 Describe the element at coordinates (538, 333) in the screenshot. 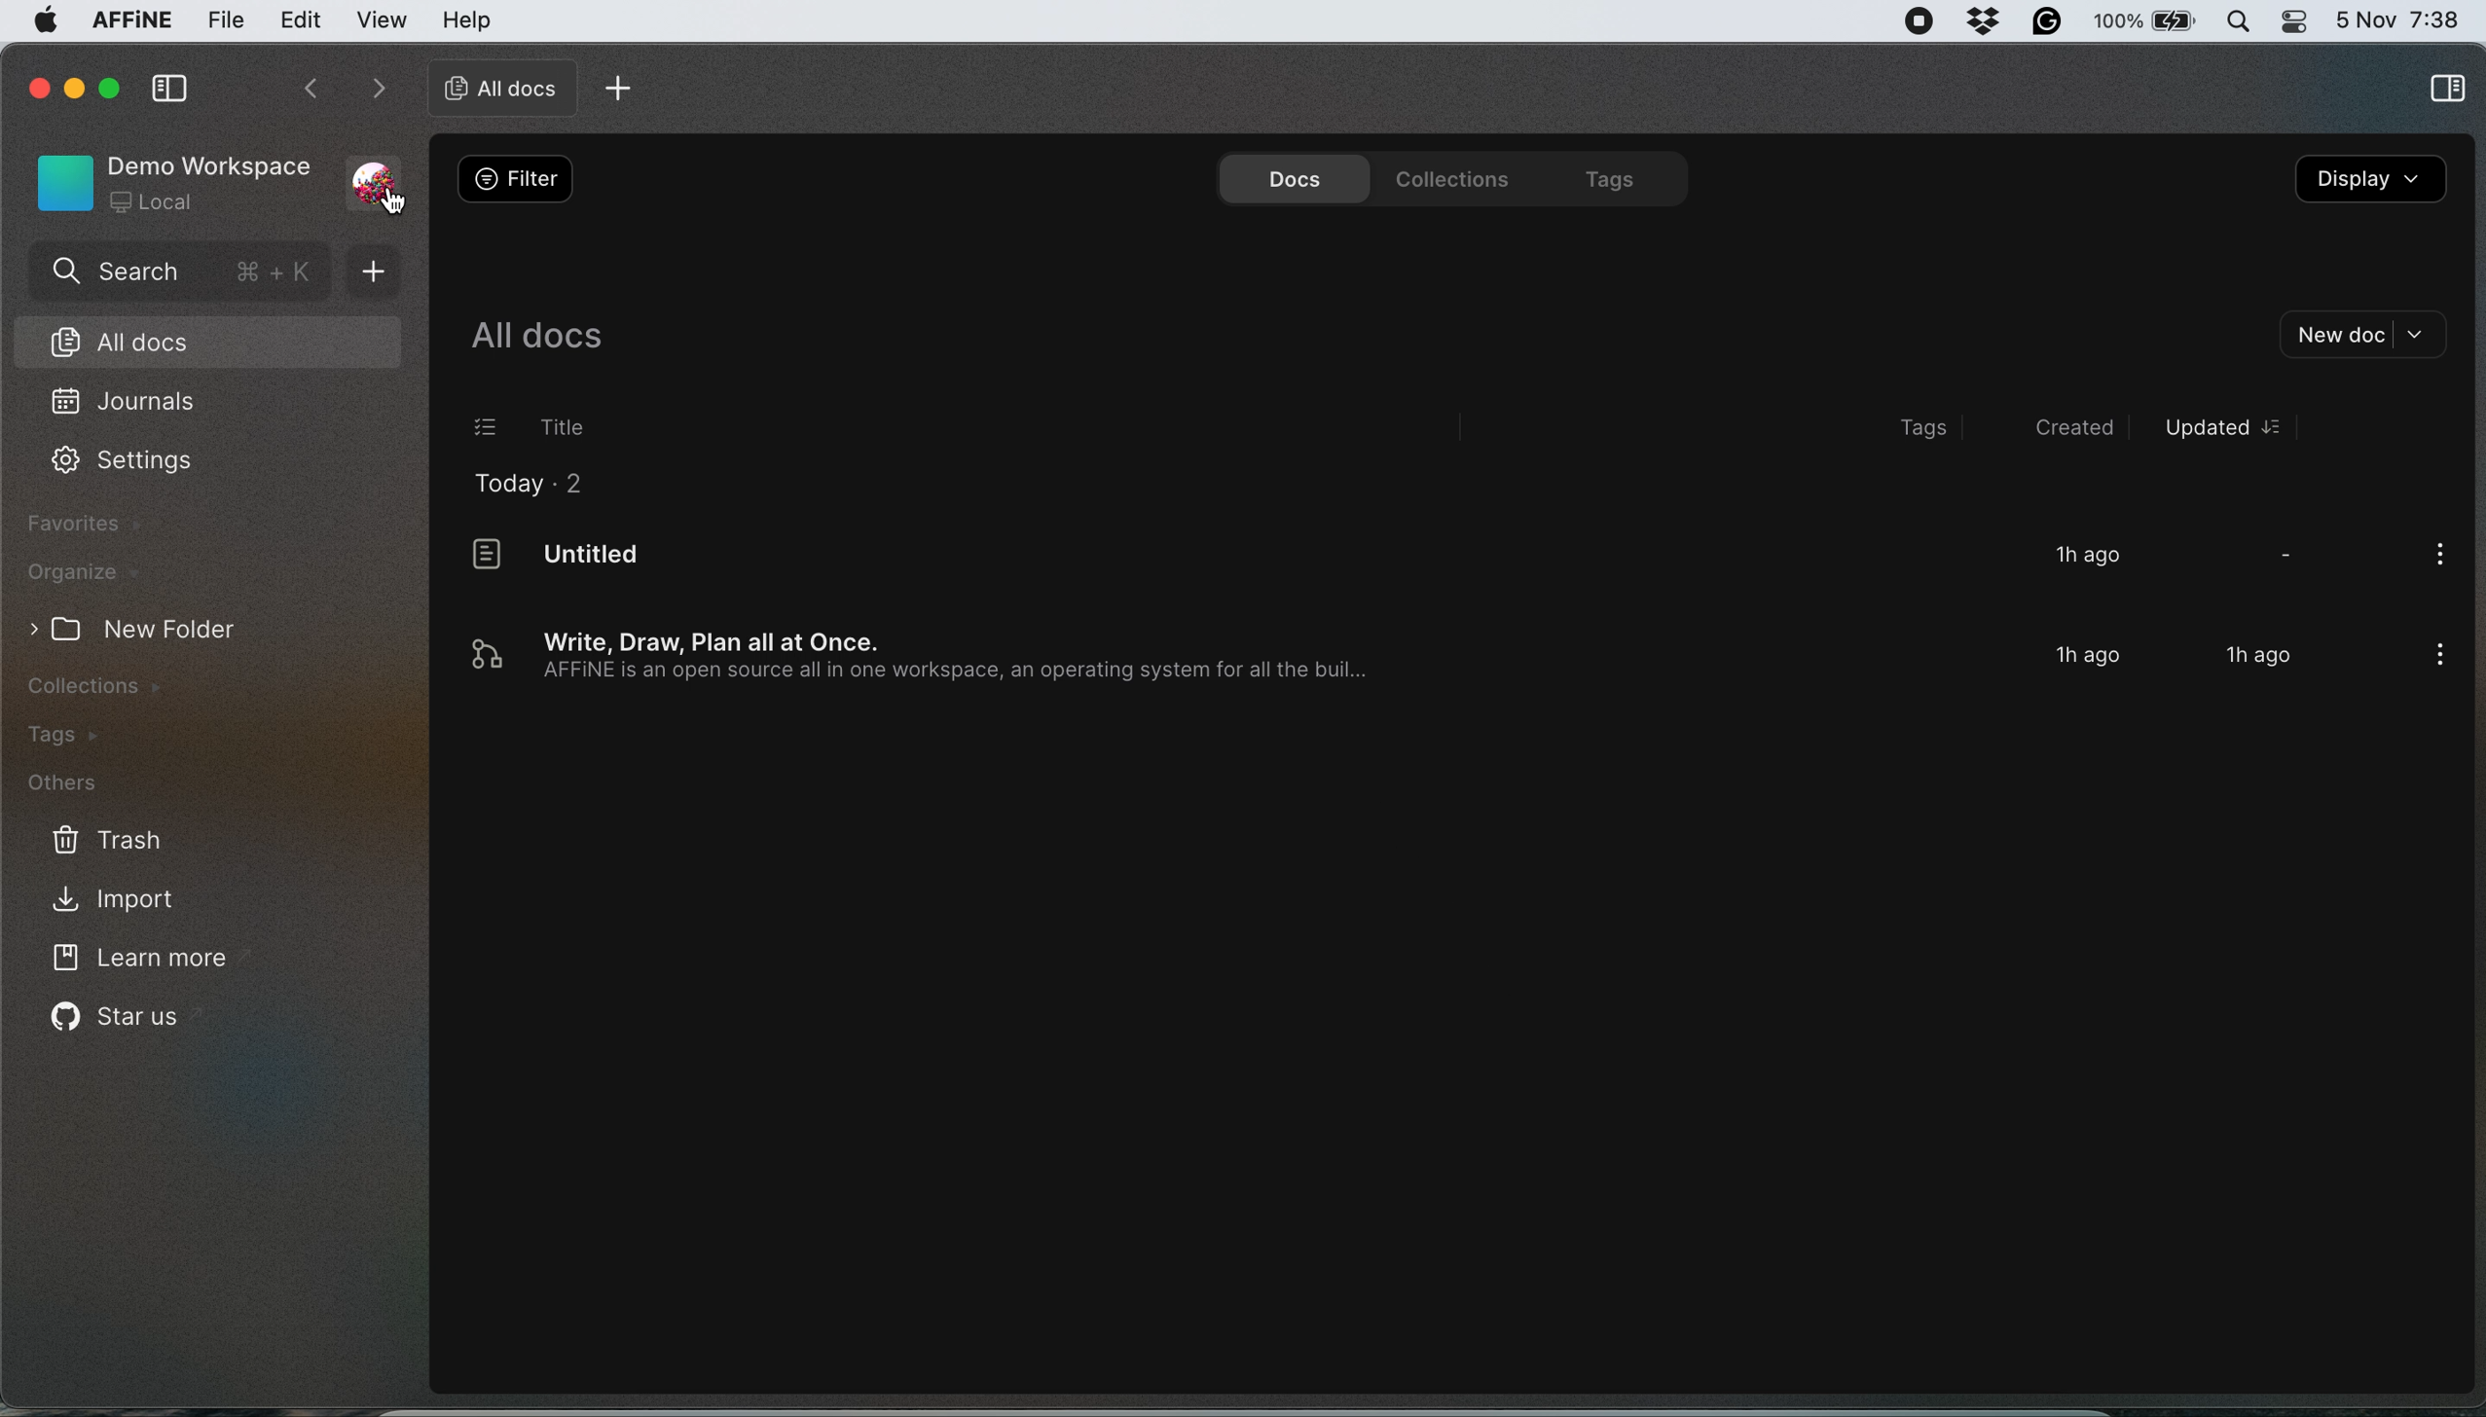

I see `all docs` at that location.